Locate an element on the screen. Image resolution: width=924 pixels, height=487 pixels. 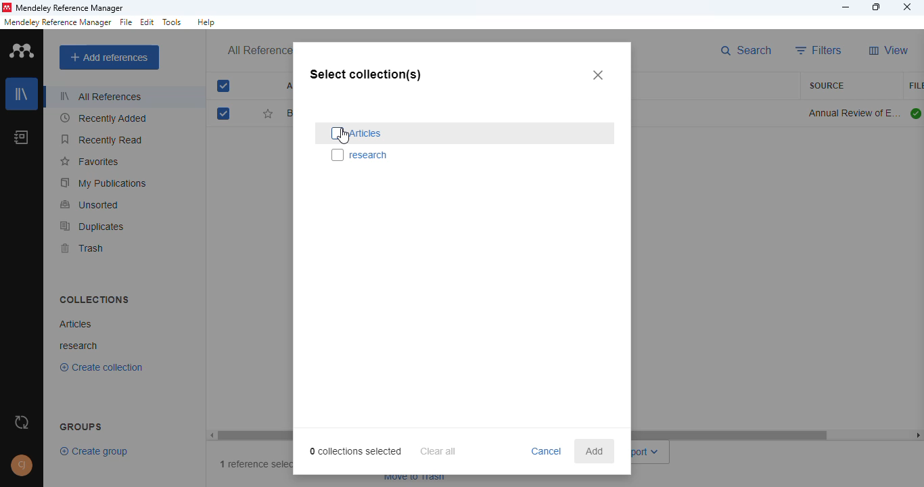
my publications is located at coordinates (103, 183).